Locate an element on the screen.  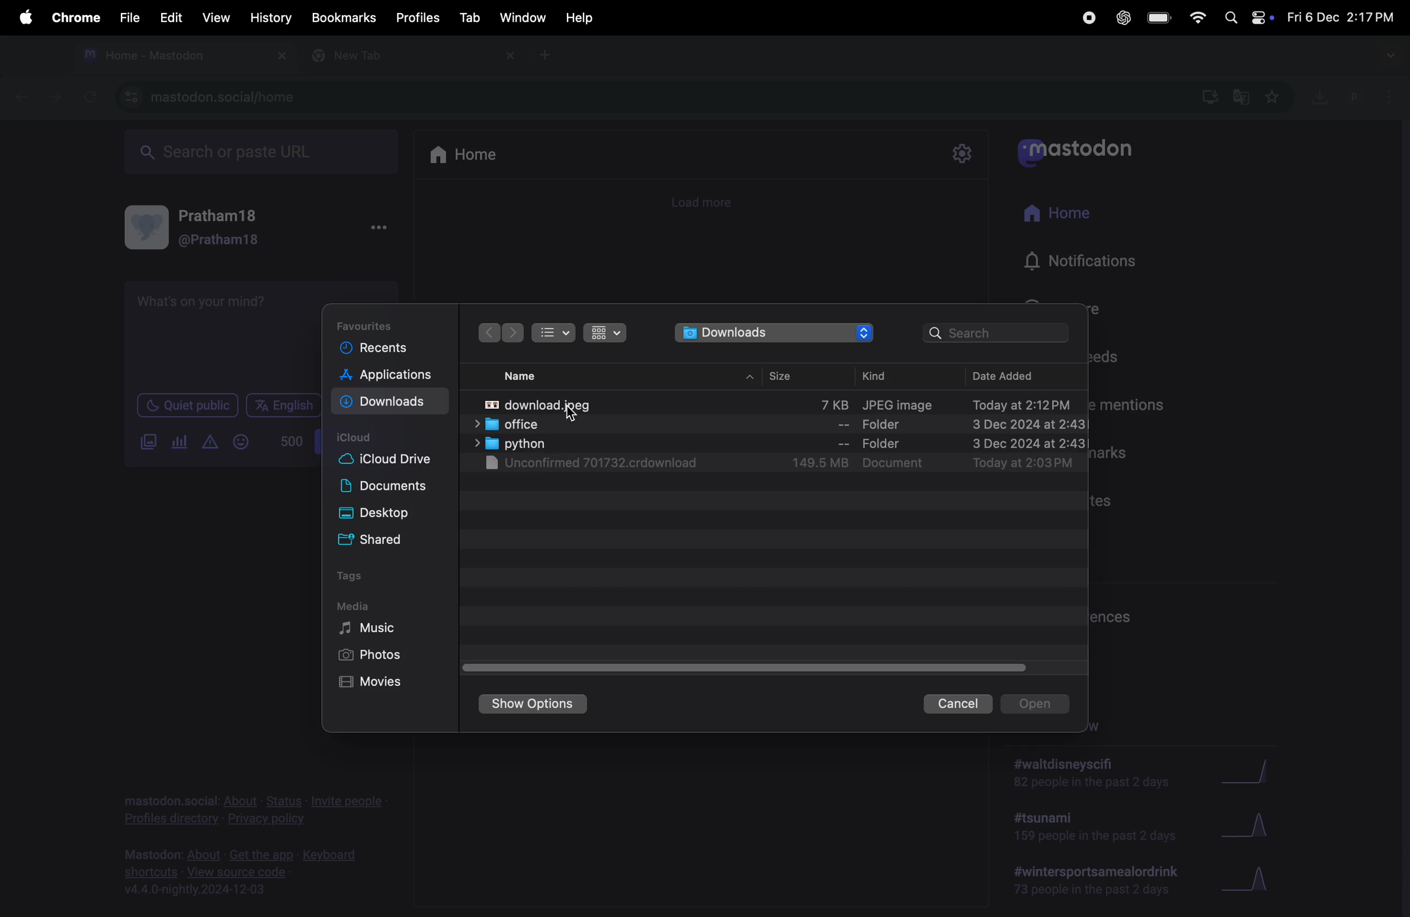
drop up is located at coordinates (751, 374).